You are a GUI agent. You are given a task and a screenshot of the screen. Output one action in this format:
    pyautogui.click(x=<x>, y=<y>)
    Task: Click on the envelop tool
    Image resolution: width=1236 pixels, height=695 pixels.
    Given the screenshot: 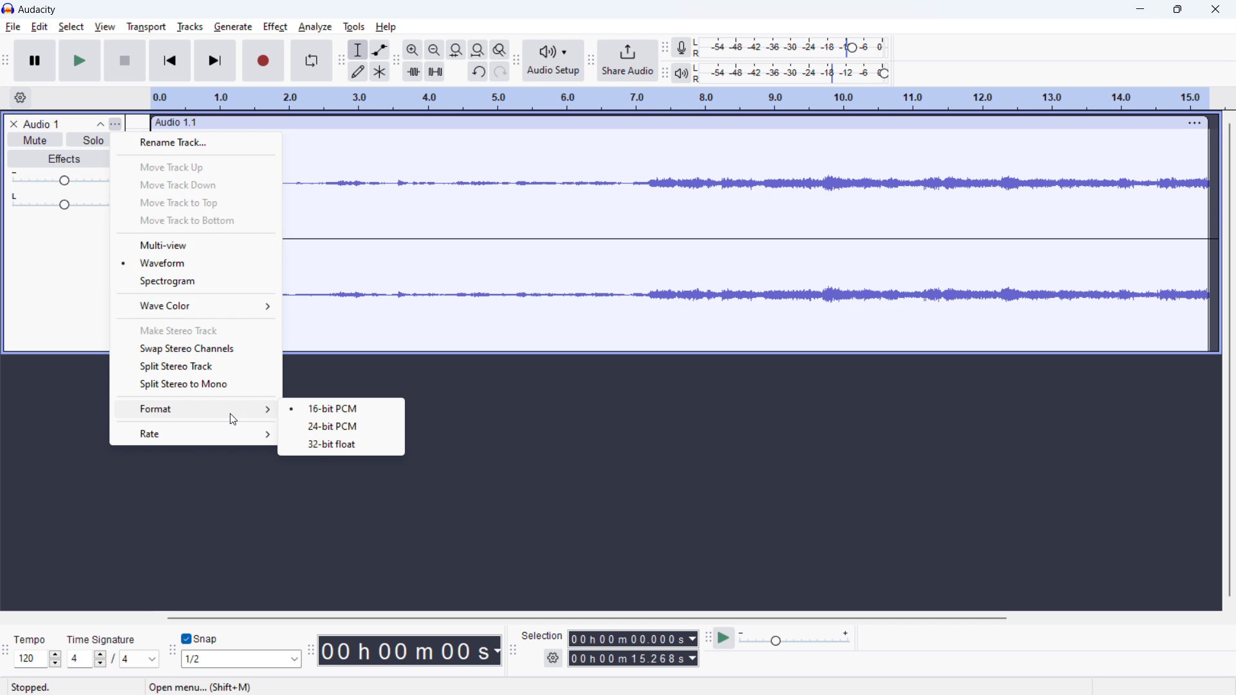 What is the action you would take?
    pyautogui.click(x=380, y=50)
    